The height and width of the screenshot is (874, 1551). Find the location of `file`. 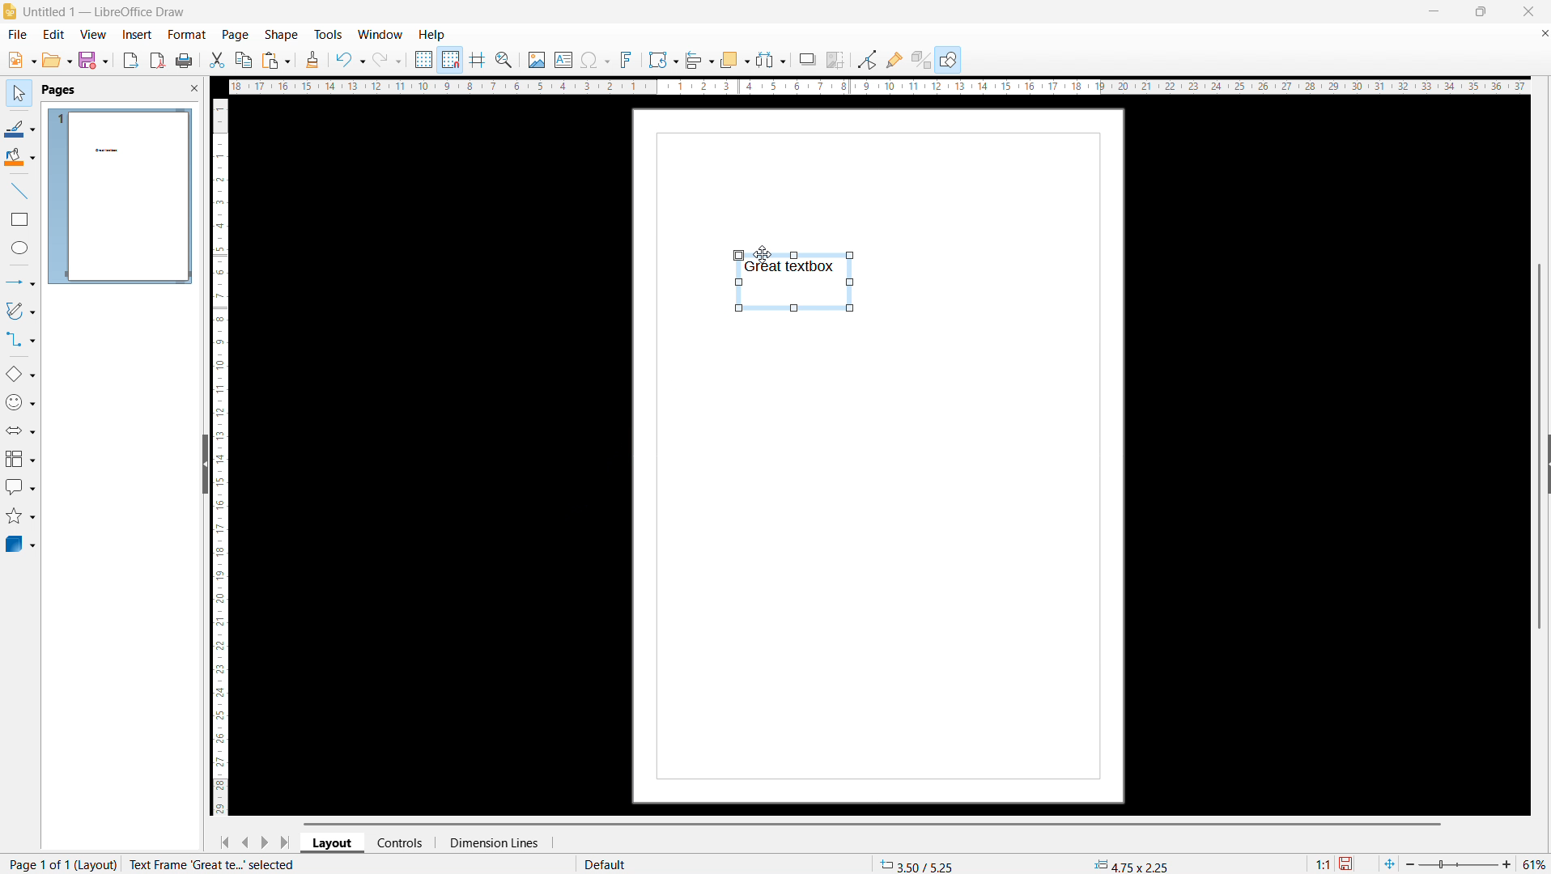

file is located at coordinates (16, 35).